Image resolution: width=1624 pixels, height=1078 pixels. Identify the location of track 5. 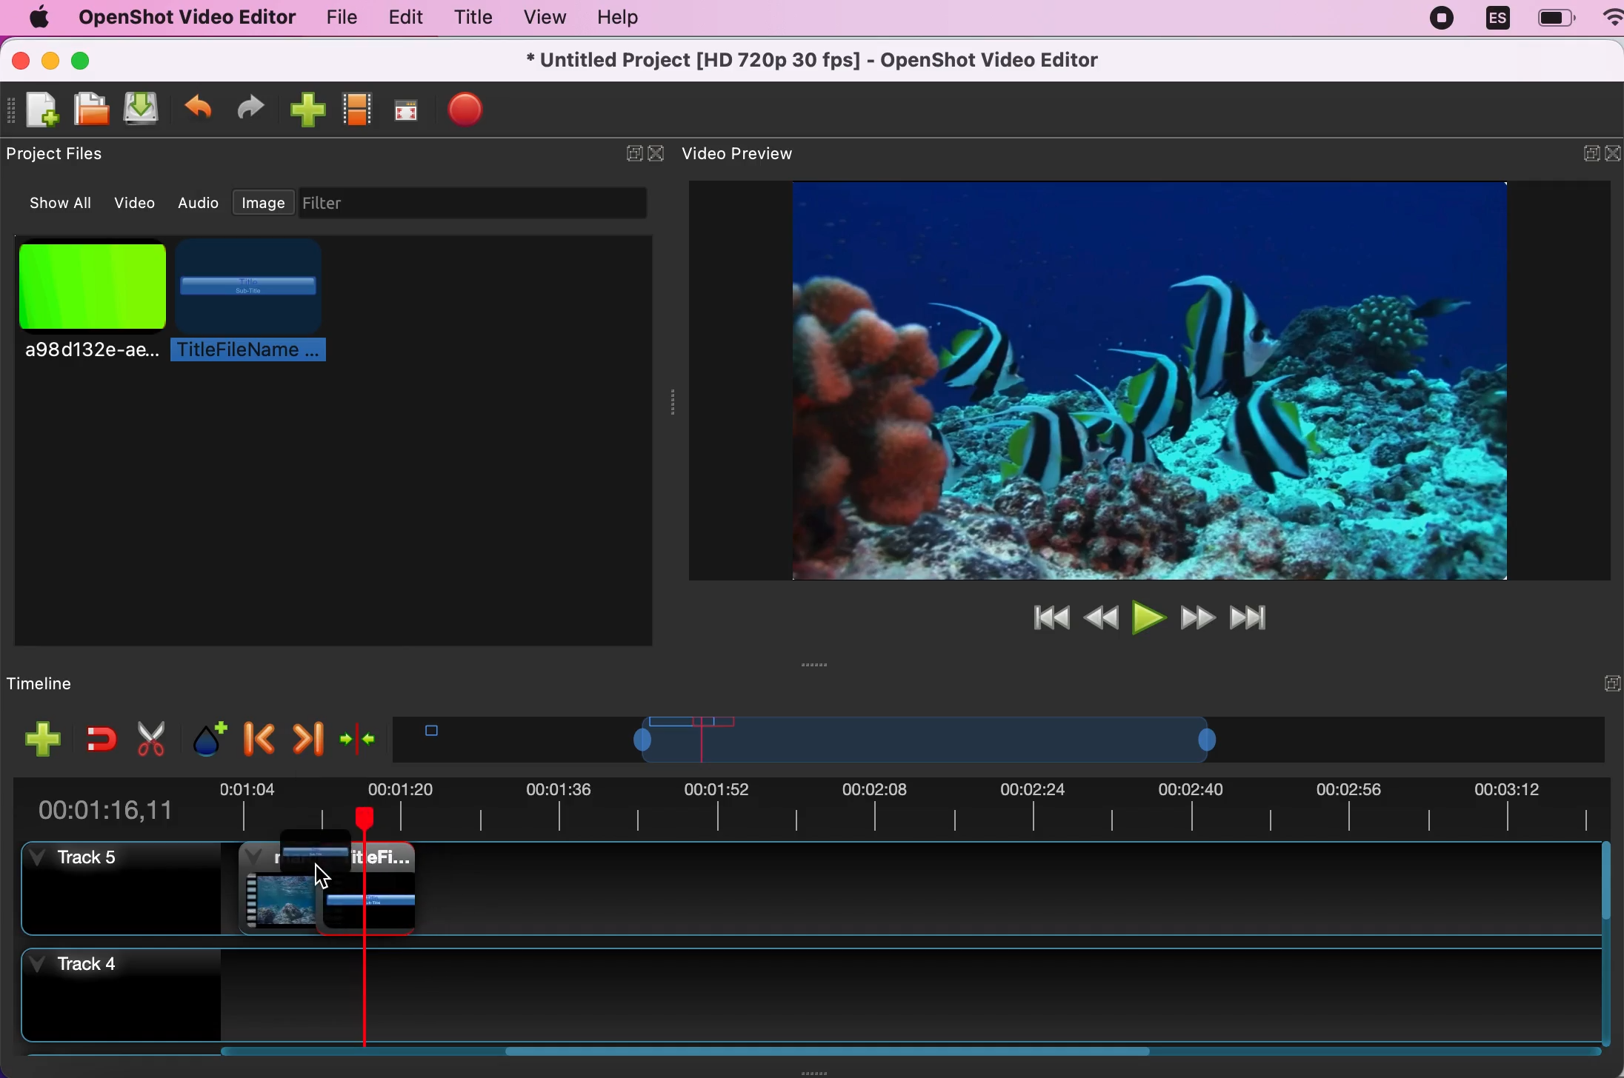
(121, 888).